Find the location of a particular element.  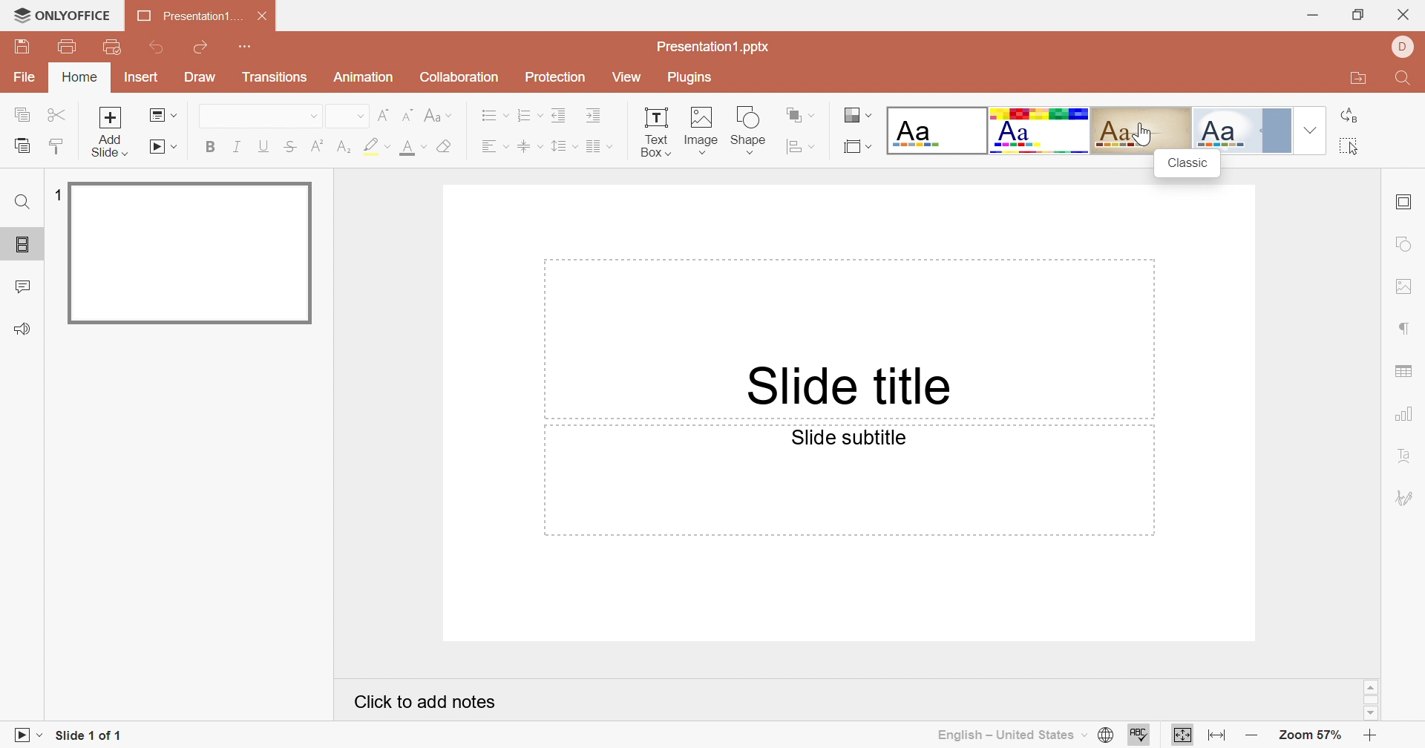

Open file location is located at coordinates (1363, 80).